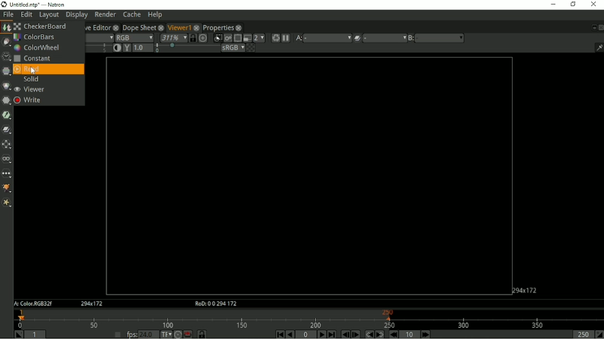 The image size is (604, 339). Describe the element at coordinates (132, 14) in the screenshot. I see `Cache` at that location.